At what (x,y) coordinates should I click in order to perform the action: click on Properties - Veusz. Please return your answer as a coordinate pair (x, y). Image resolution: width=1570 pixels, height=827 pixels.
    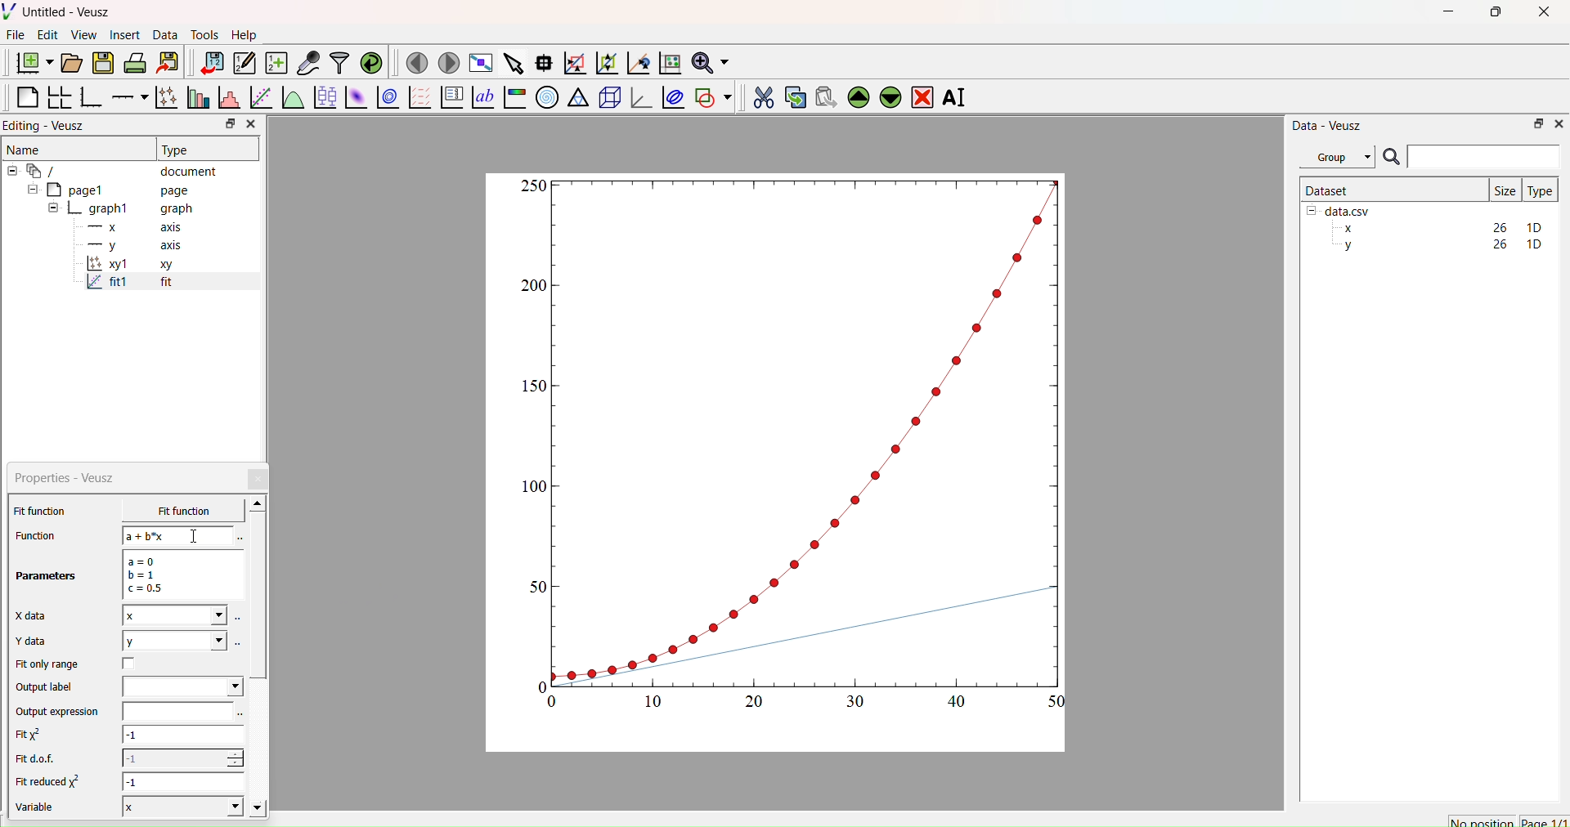
    Looking at the image, I should click on (69, 478).